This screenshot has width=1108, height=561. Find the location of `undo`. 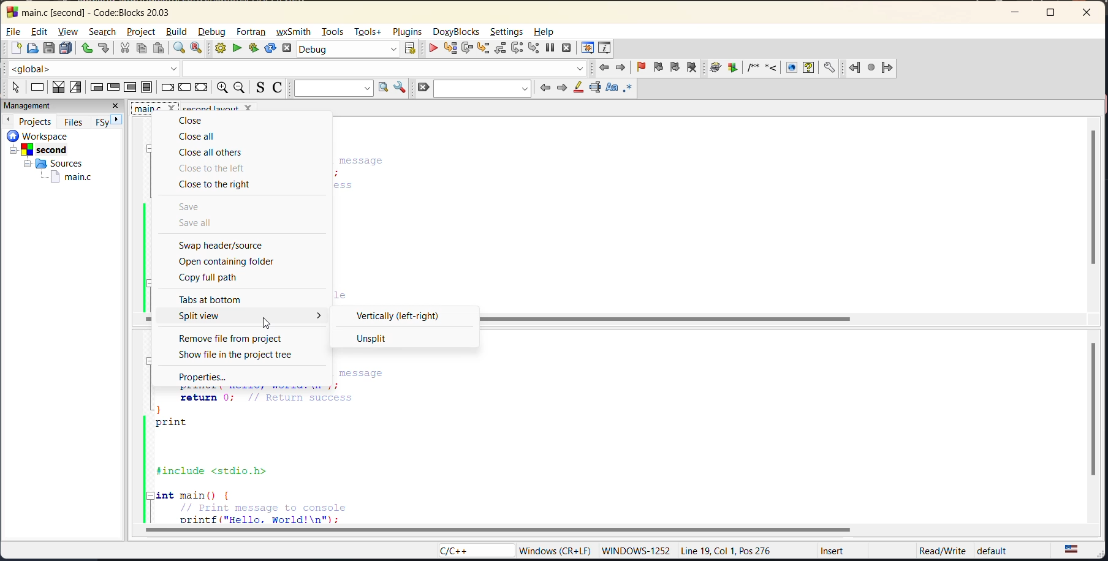

undo is located at coordinates (85, 48).